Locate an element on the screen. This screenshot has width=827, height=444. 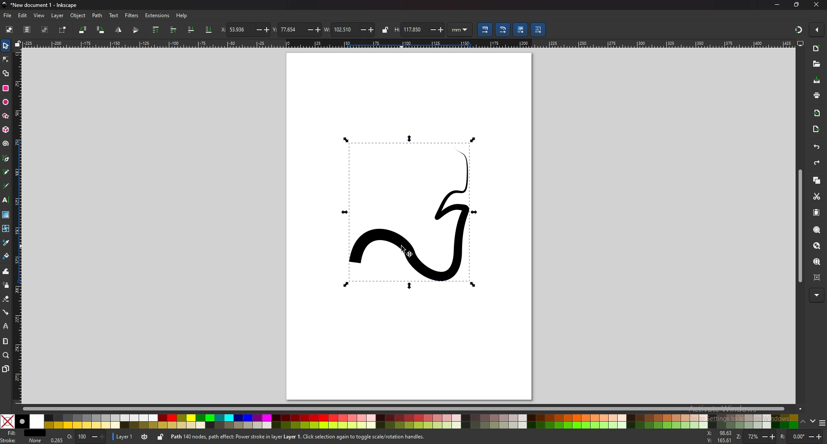
resize is located at coordinates (797, 5).